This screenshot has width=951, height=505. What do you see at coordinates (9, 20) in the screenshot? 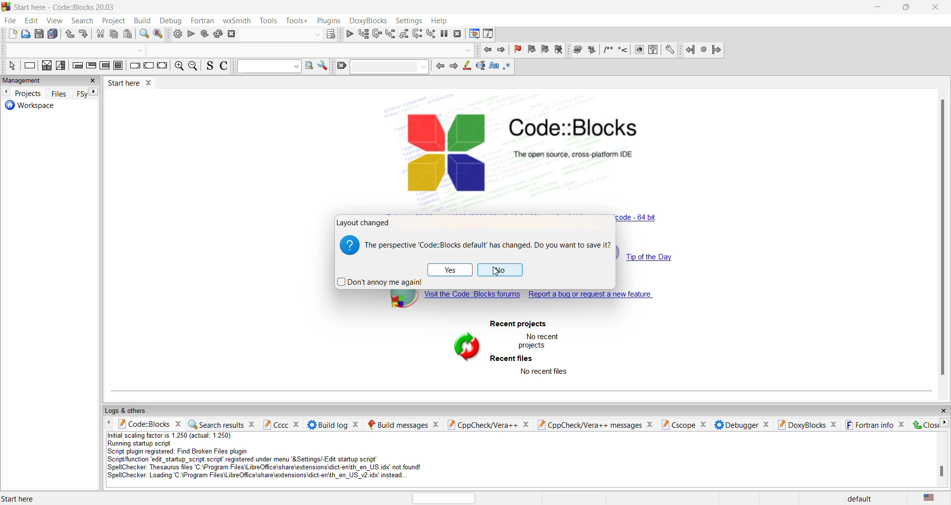
I see `file` at bounding box center [9, 20].